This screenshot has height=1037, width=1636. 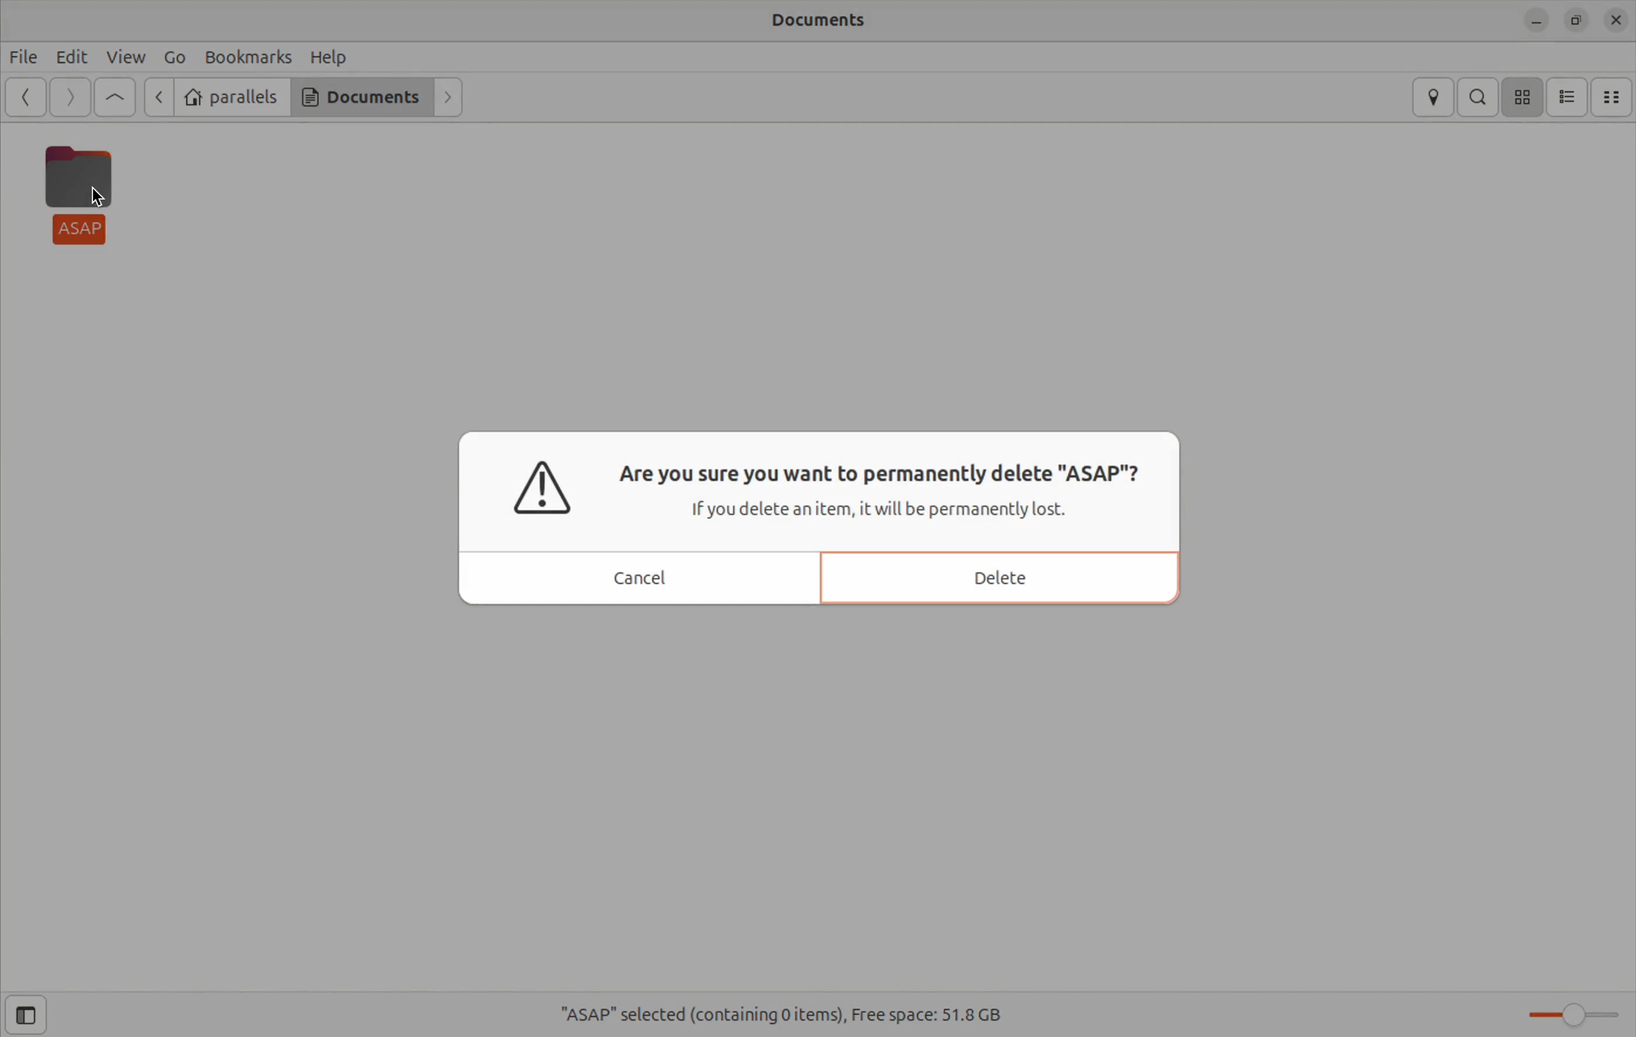 I want to click on list view, so click(x=1570, y=96).